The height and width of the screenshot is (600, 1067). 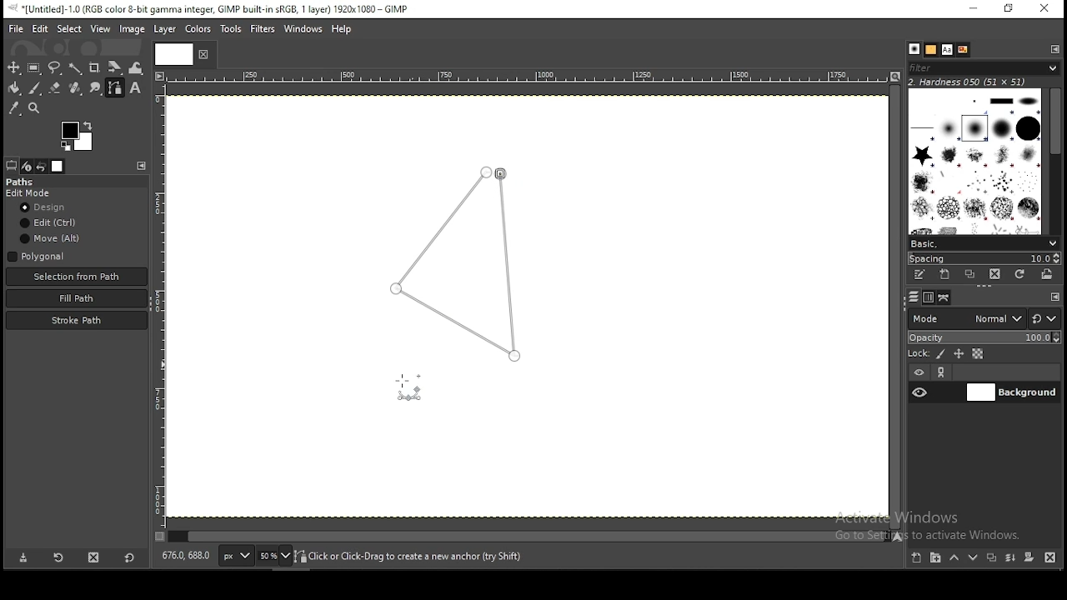 I want to click on tab, so click(x=176, y=54).